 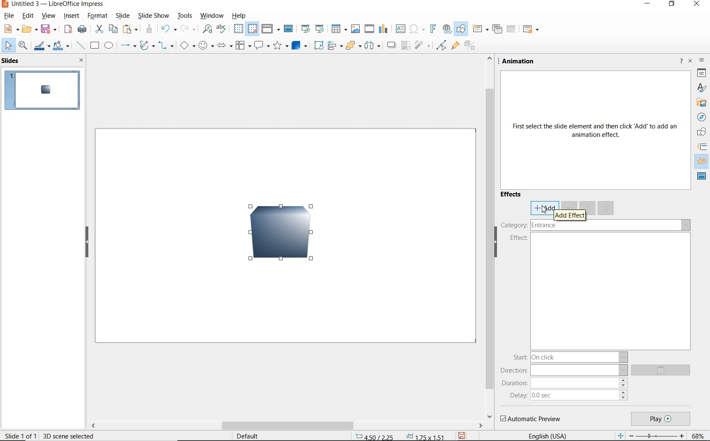 What do you see at coordinates (41, 46) in the screenshot?
I see `line color` at bounding box center [41, 46].